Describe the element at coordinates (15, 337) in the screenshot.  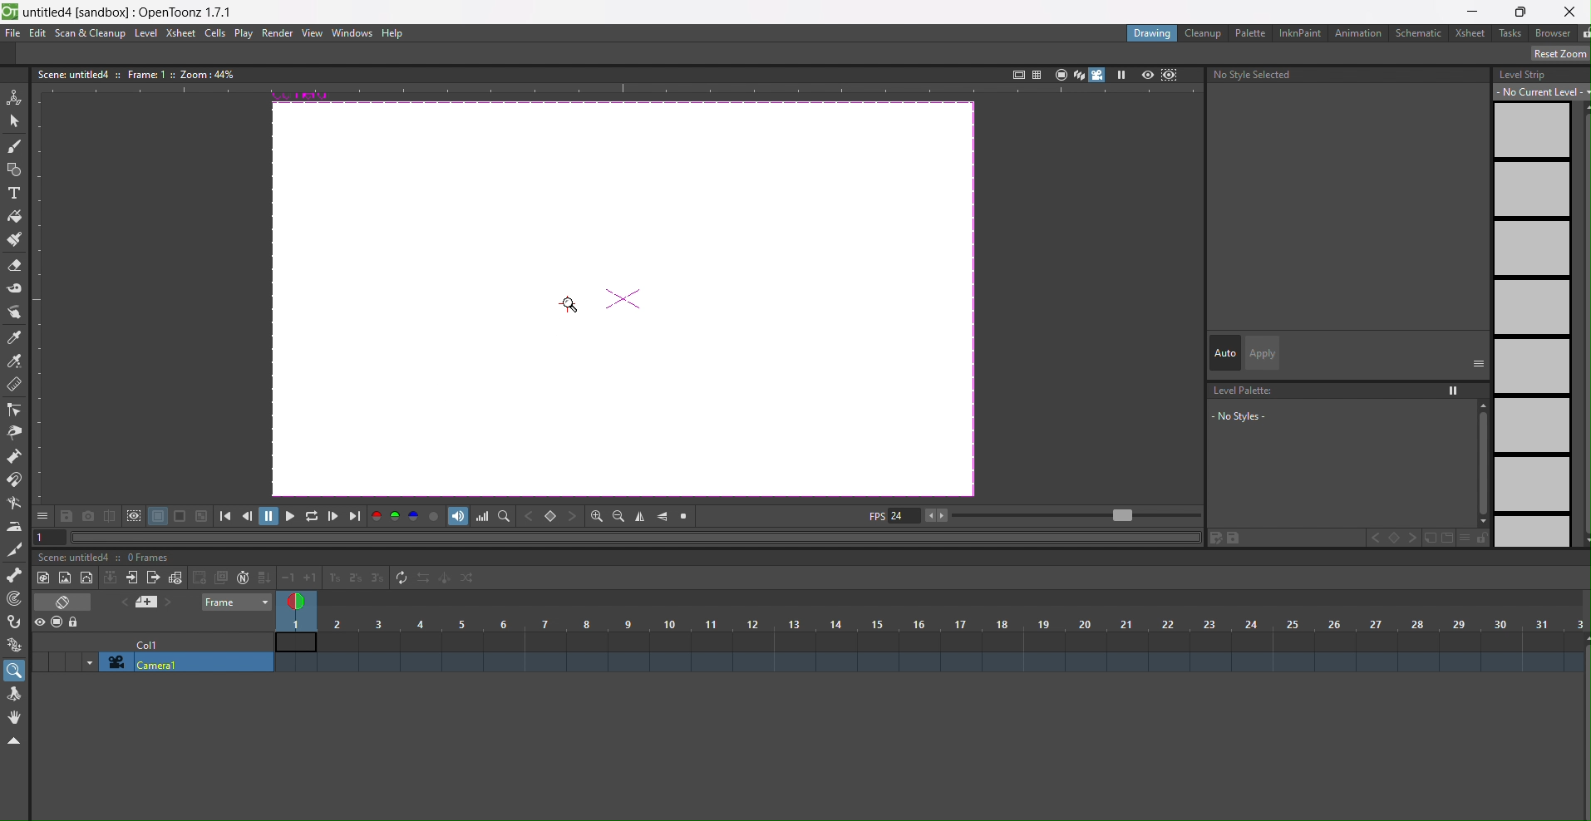
I see `` at that location.